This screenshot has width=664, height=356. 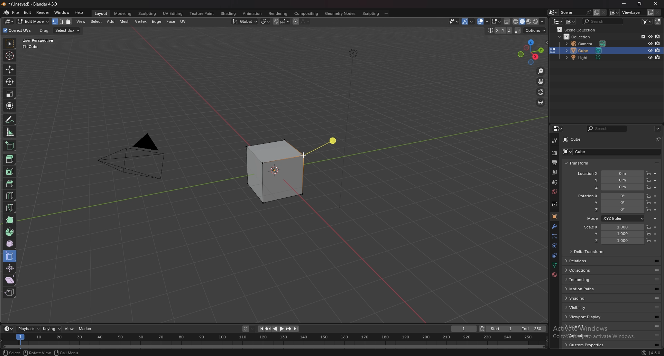 What do you see at coordinates (97, 22) in the screenshot?
I see `select` at bounding box center [97, 22].